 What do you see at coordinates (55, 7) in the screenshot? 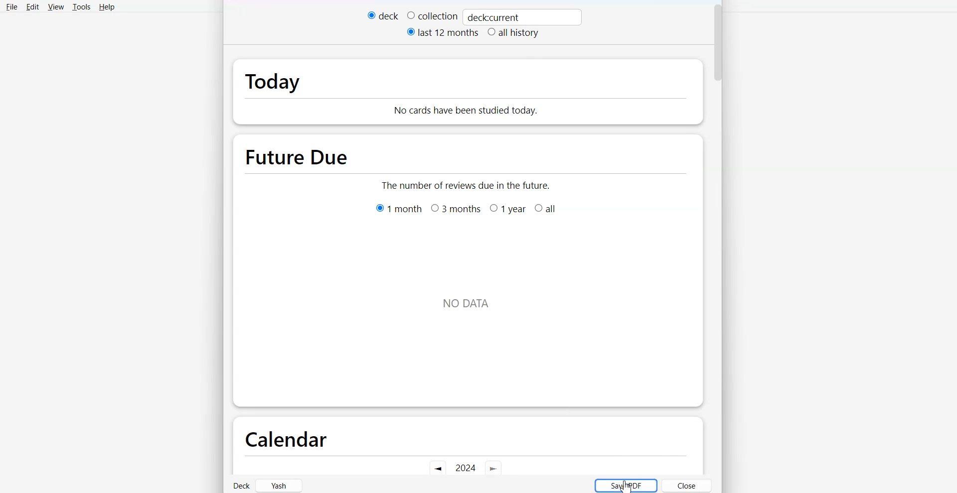
I see `View` at bounding box center [55, 7].